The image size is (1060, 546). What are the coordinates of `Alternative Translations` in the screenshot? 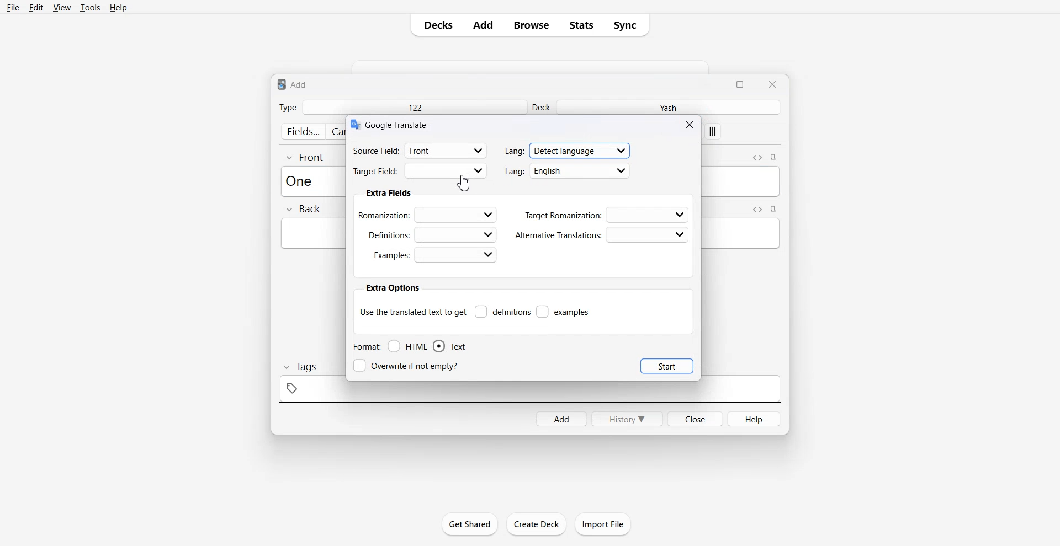 It's located at (601, 235).